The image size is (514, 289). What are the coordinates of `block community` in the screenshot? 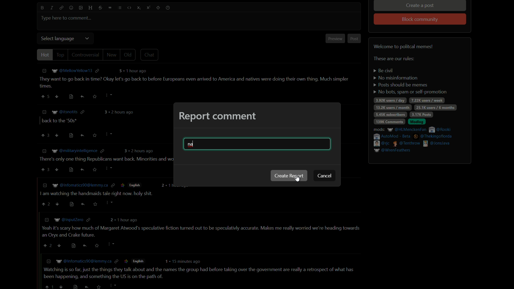 It's located at (421, 20).